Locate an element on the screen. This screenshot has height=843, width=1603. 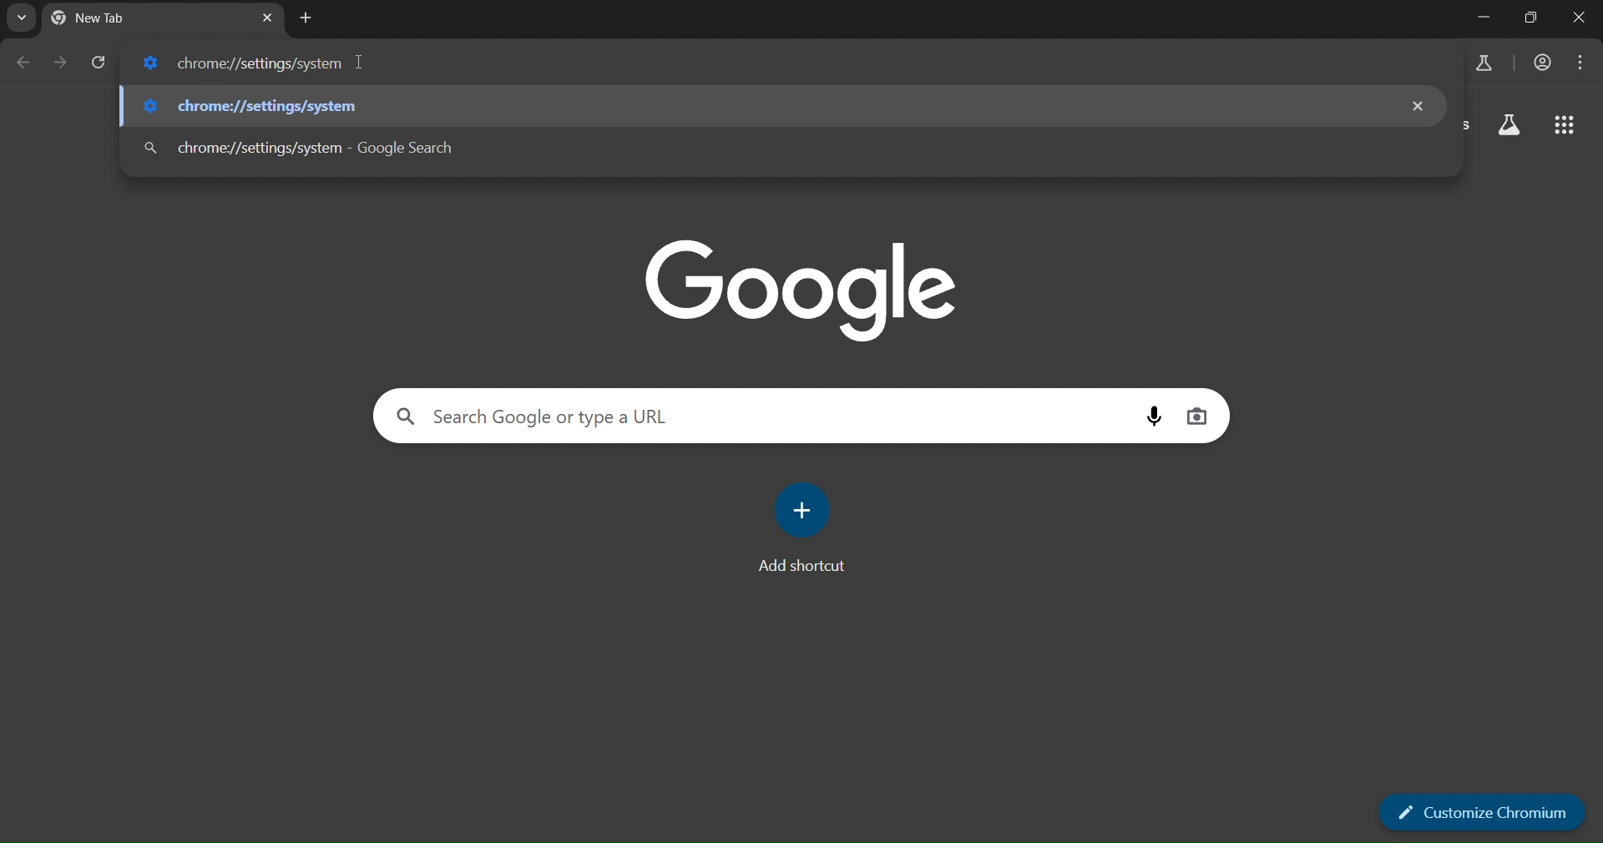
new tab is located at coordinates (309, 20).